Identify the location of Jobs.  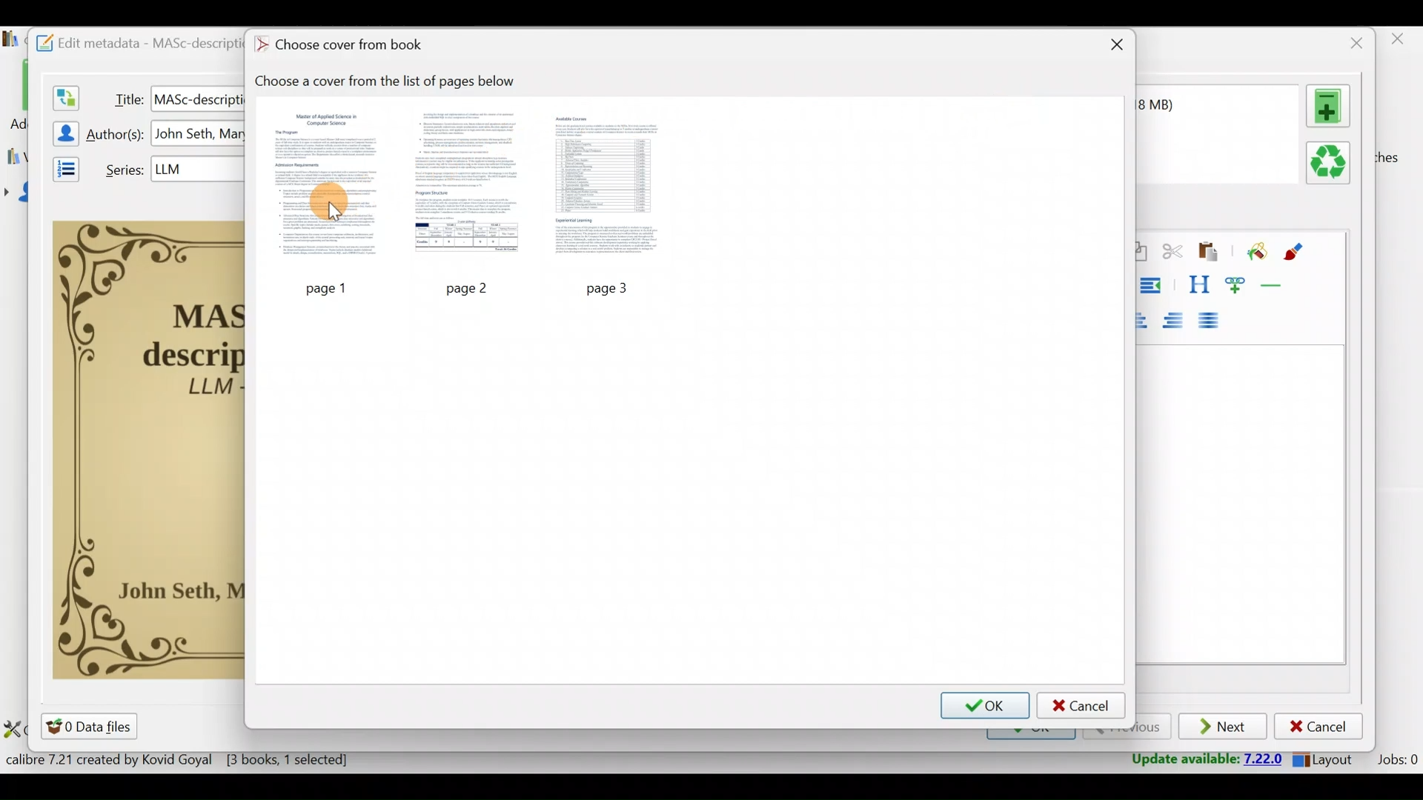
(1396, 761).